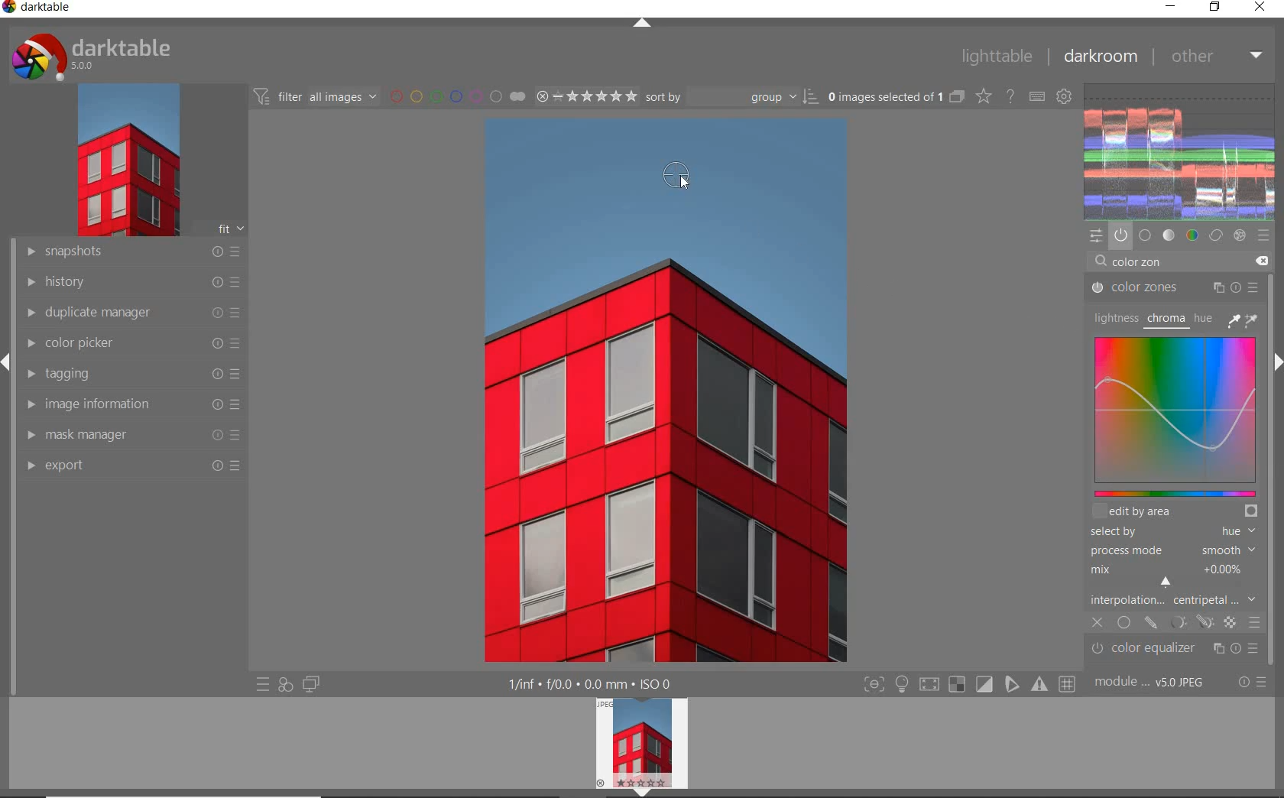  Describe the element at coordinates (928, 685) in the screenshot. I see `shadow` at that location.